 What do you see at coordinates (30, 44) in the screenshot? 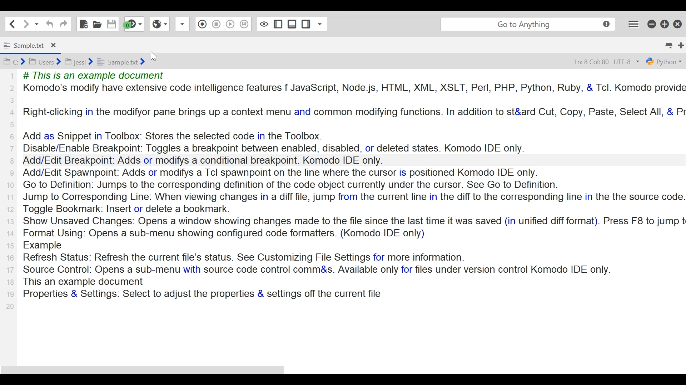
I see `Tab` at bounding box center [30, 44].